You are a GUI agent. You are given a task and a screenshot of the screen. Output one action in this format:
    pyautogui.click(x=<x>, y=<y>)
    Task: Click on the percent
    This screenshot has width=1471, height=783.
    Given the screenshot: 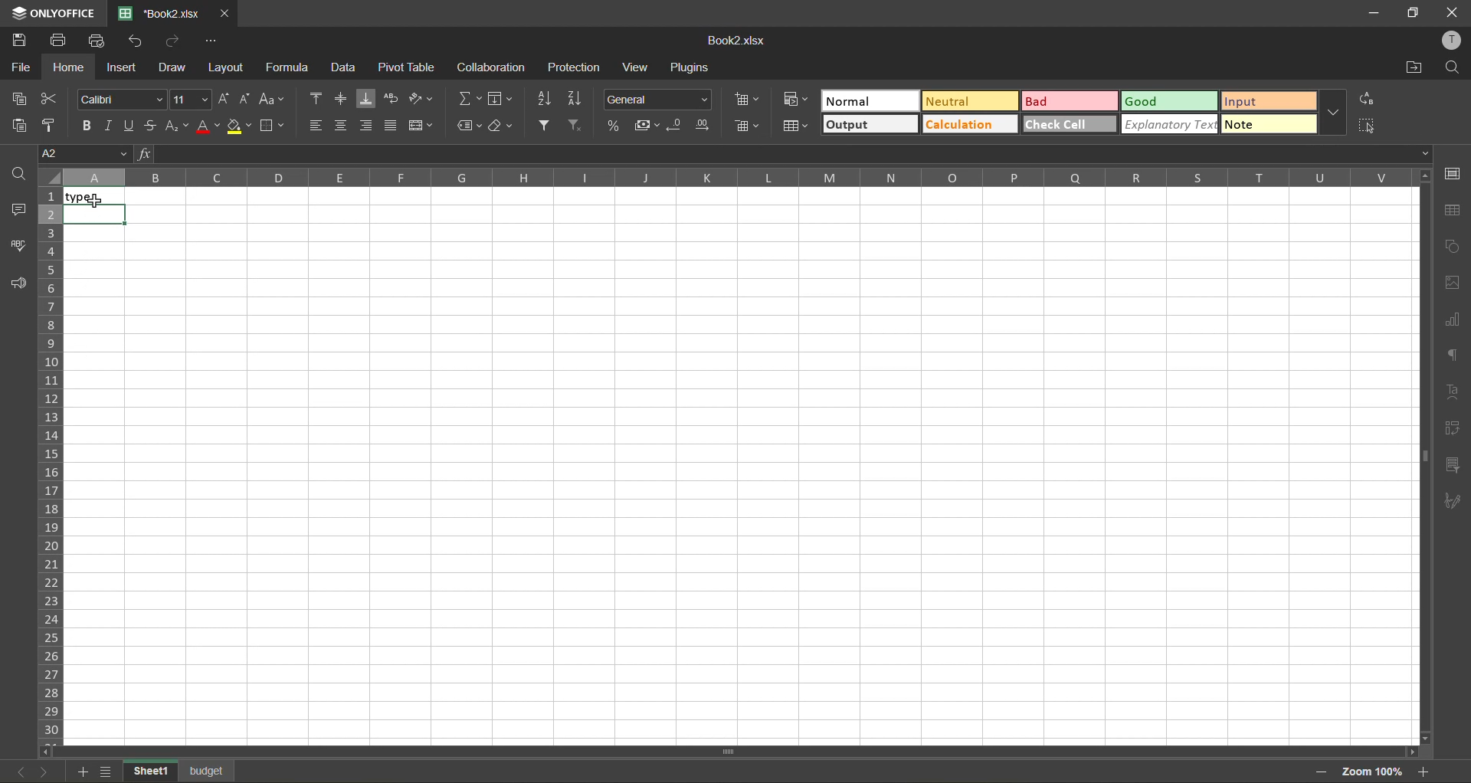 What is the action you would take?
    pyautogui.click(x=614, y=126)
    